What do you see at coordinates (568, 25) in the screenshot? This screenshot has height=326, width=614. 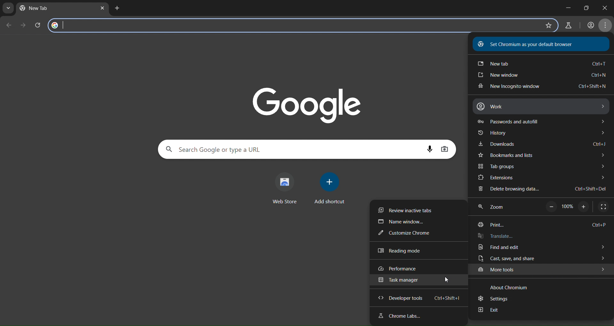 I see `search labs` at bounding box center [568, 25].